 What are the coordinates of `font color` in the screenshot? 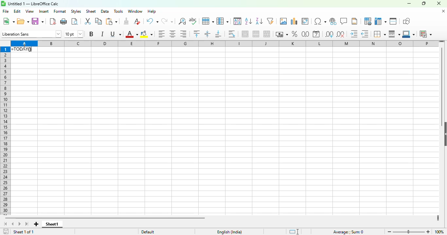 It's located at (132, 34).